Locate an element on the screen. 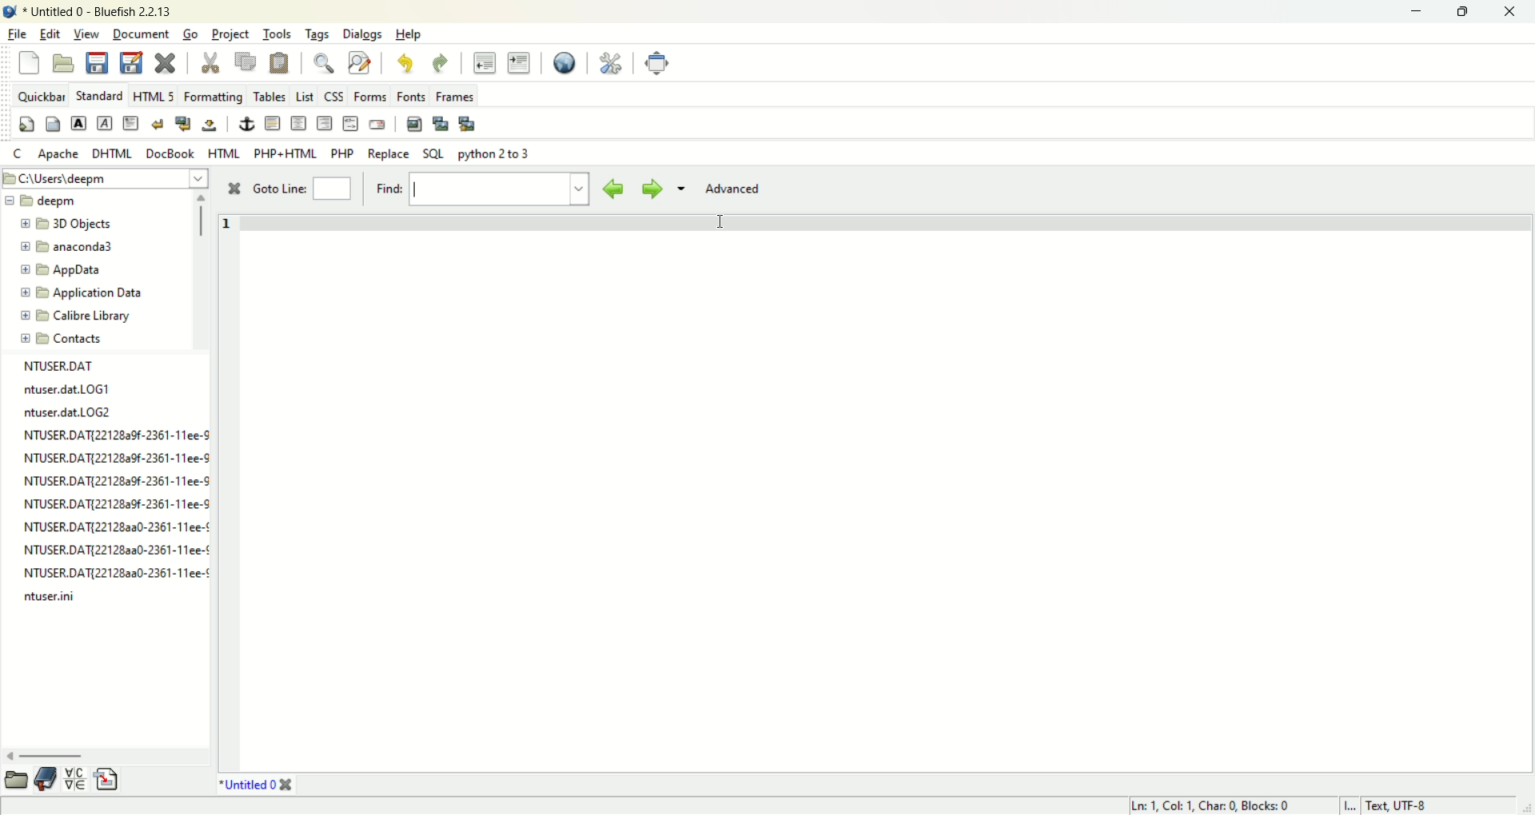  file is located at coordinates (18, 33).